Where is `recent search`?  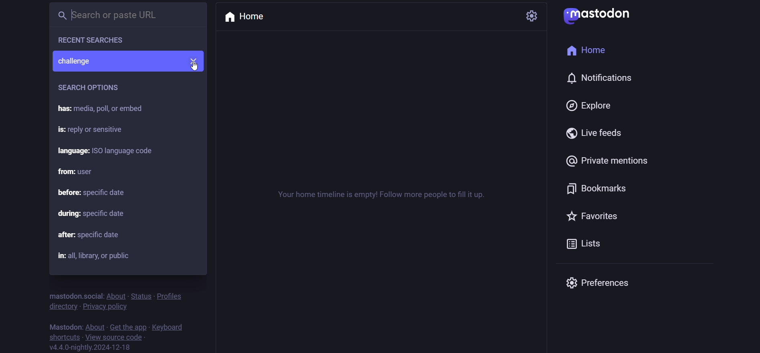 recent search is located at coordinates (93, 39).